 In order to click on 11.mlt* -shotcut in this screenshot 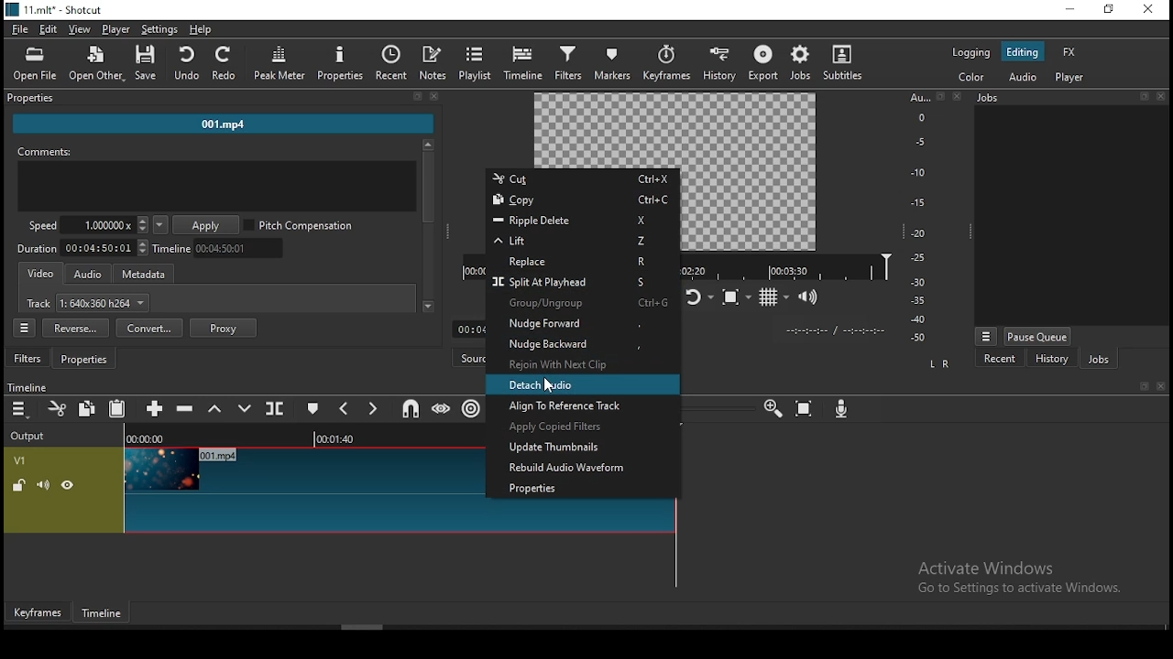, I will do `click(57, 10)`.